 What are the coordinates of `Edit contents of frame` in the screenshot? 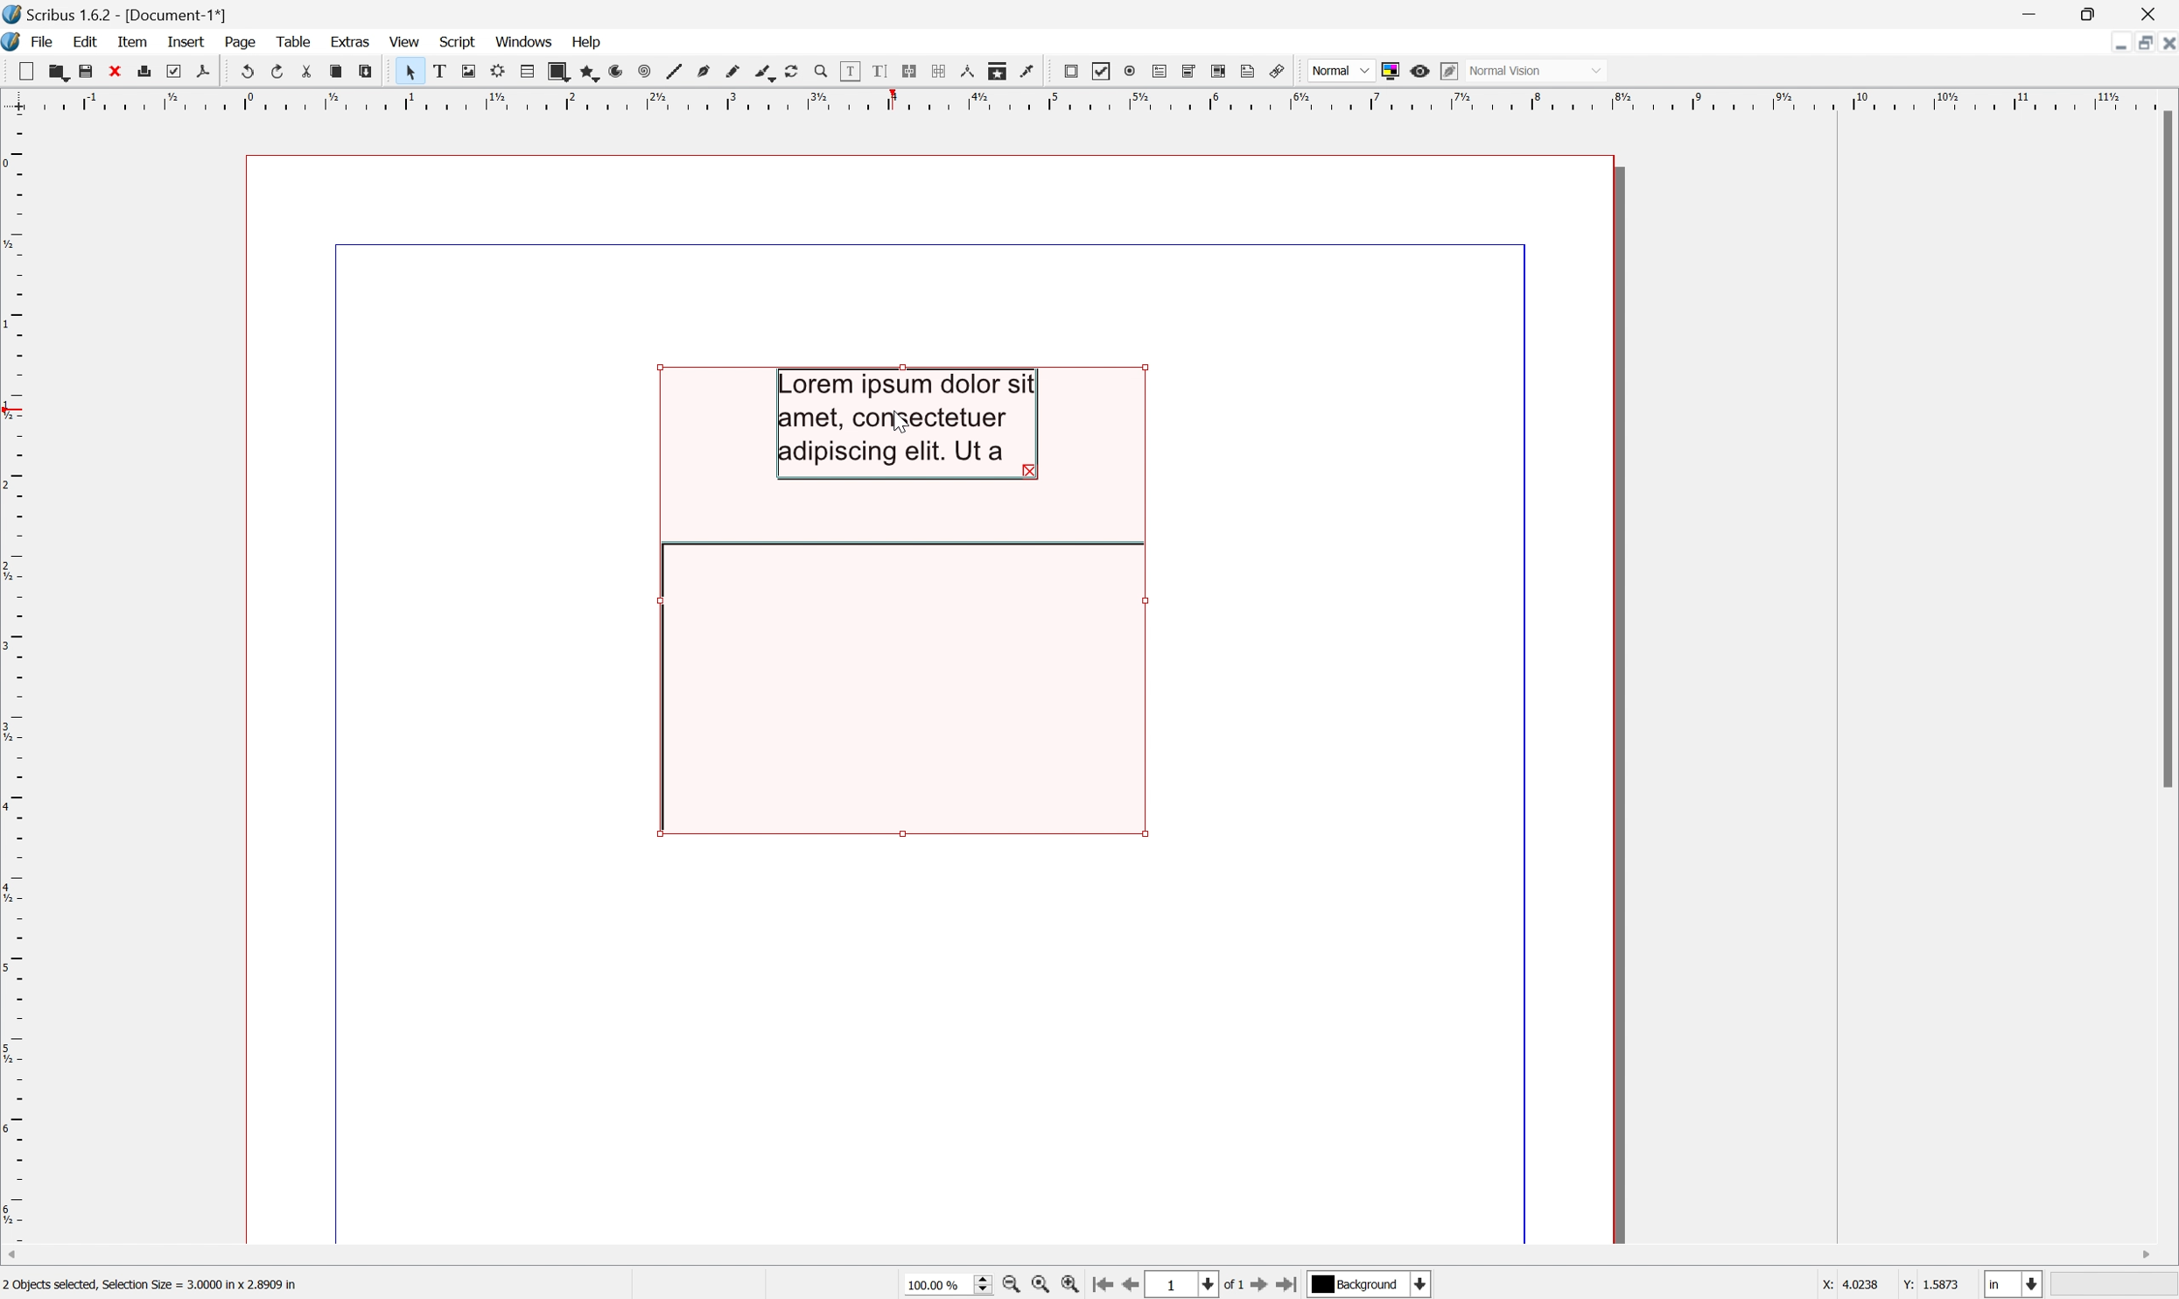 It's located at (849, 70).